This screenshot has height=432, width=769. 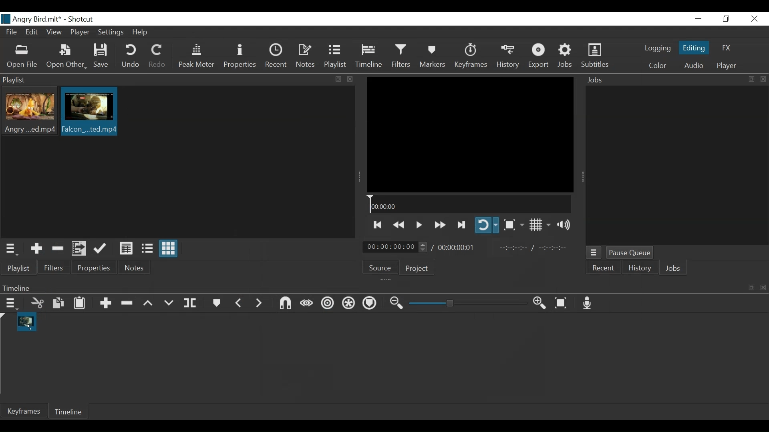 What do you see at coordinates (658, 49) in the screenshot?
I see `logging` at bounding box center [658, 49].